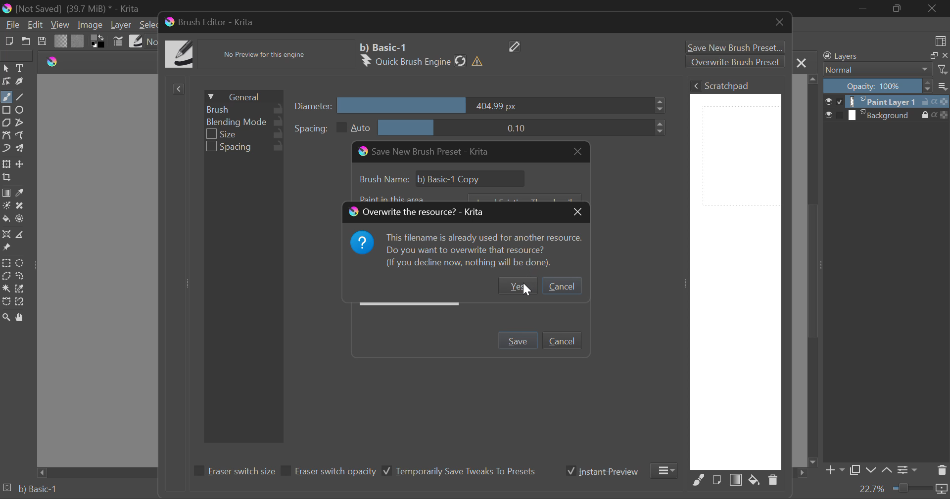 This screenshot has width=950, height=499. I want to click on Temporarily Save Tweaks To Presets, so click(459, 471).